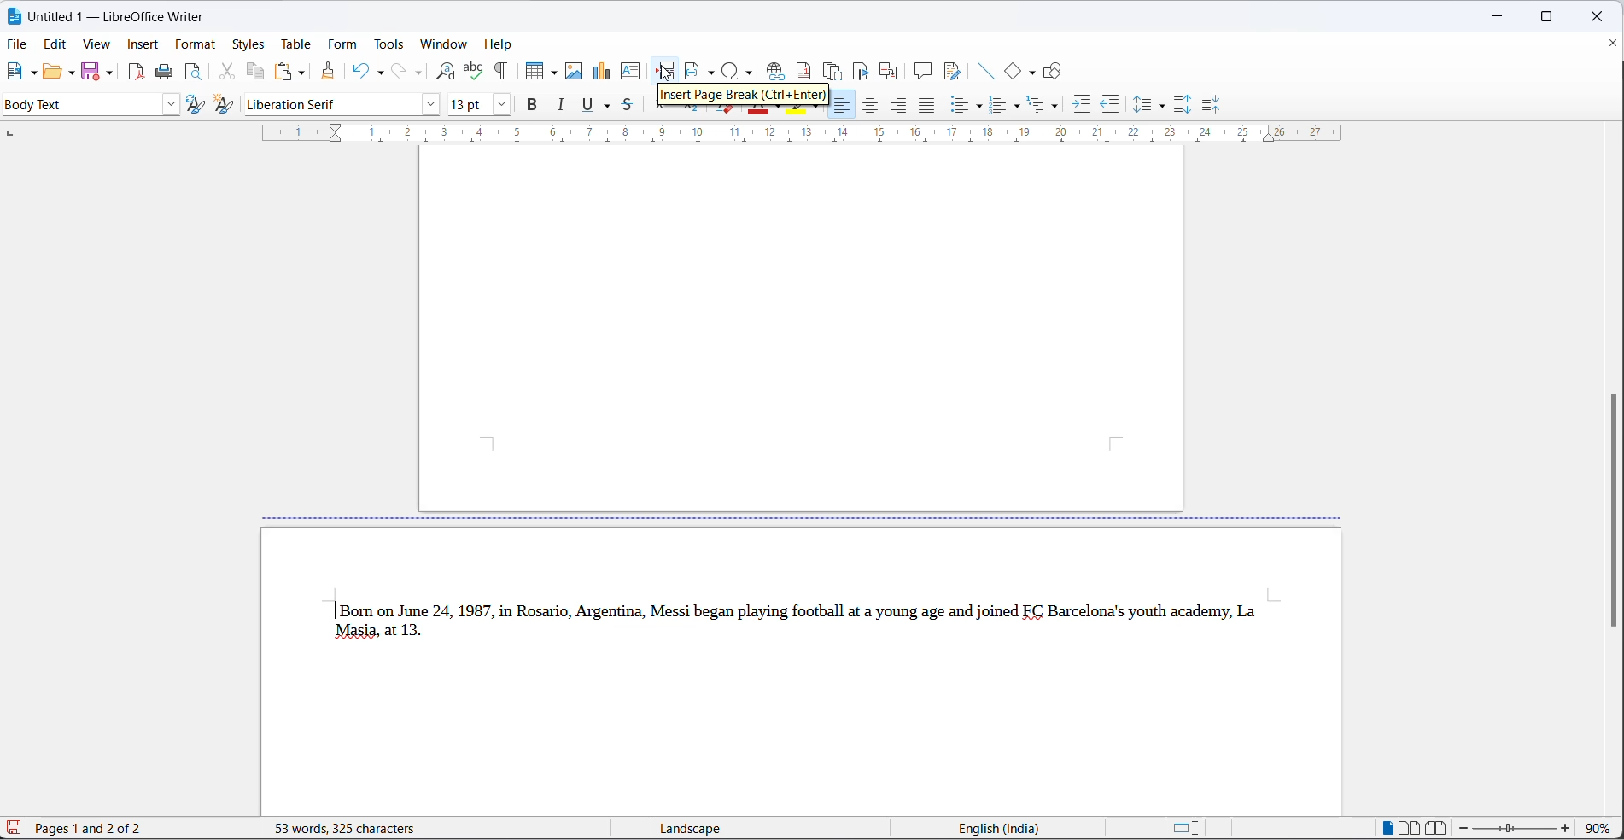 The width and height of the screenshot is (1624, 840). Describe the element at coordinates (1504, 14) in the screenshot. I see `close` at that location.